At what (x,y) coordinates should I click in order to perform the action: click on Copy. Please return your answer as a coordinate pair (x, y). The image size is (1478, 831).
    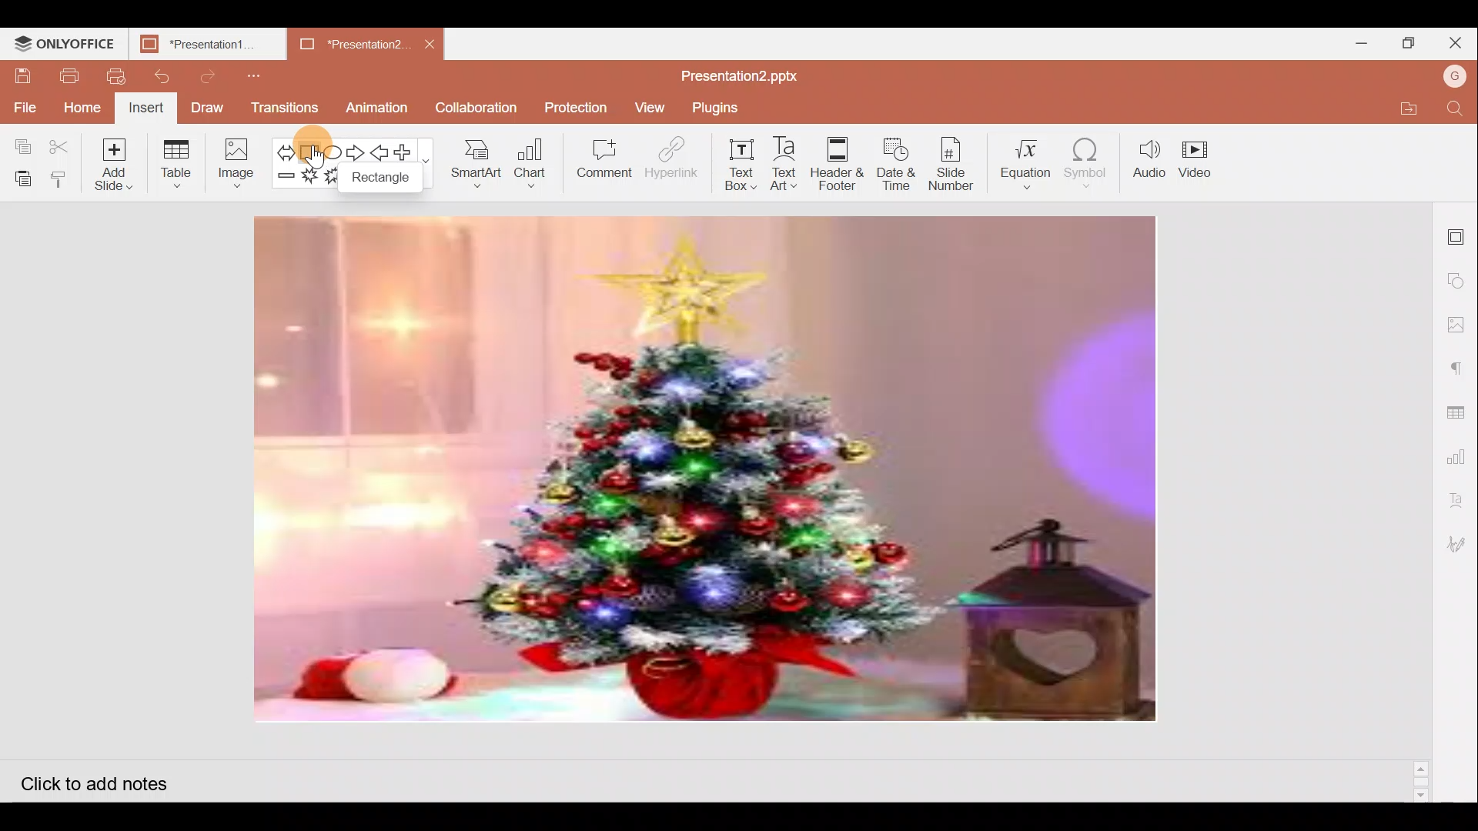
    Looking at the image, I should click on (18, 144).